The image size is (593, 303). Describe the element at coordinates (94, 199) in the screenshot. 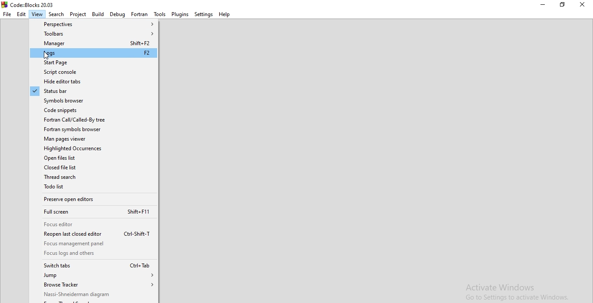

I see `Preserve open editors` at that location.